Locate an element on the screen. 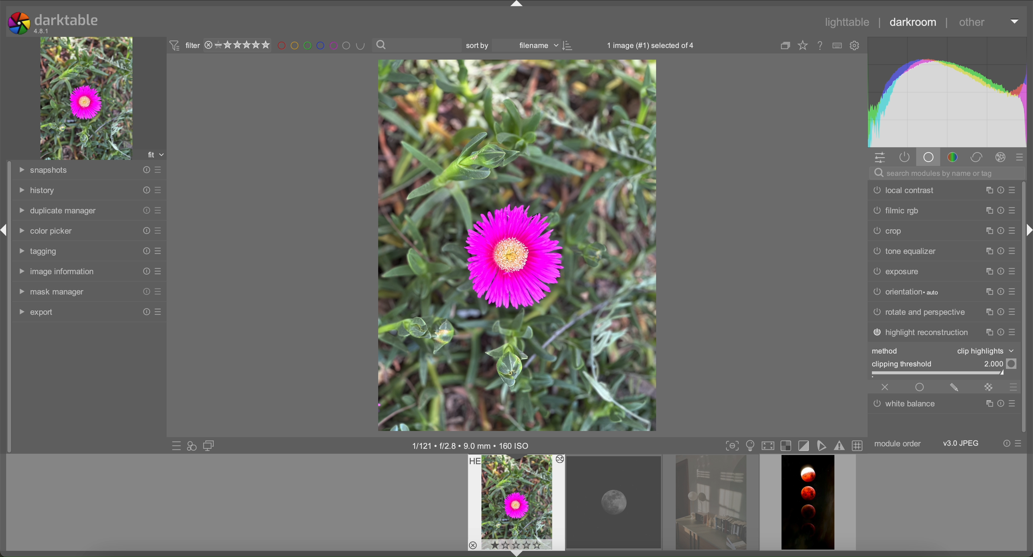  reset presets is located at coordinates (144, 271).